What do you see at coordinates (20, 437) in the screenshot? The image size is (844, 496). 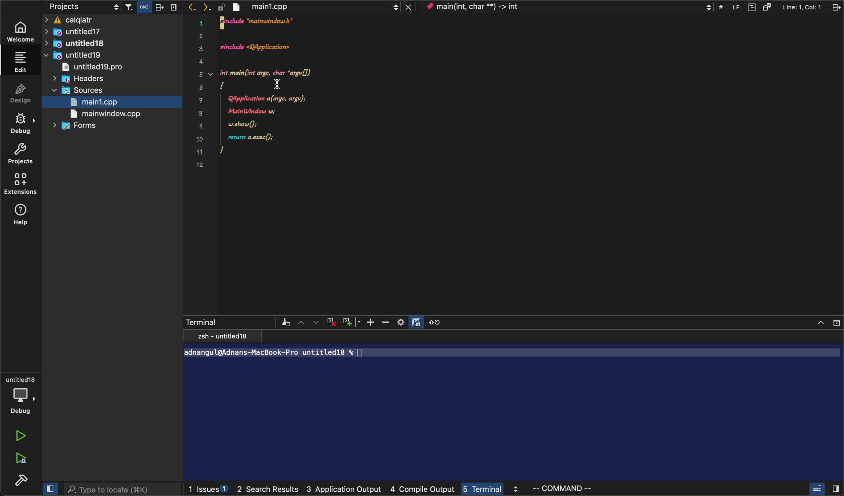 I see `run` at bounding box center [20, 437].